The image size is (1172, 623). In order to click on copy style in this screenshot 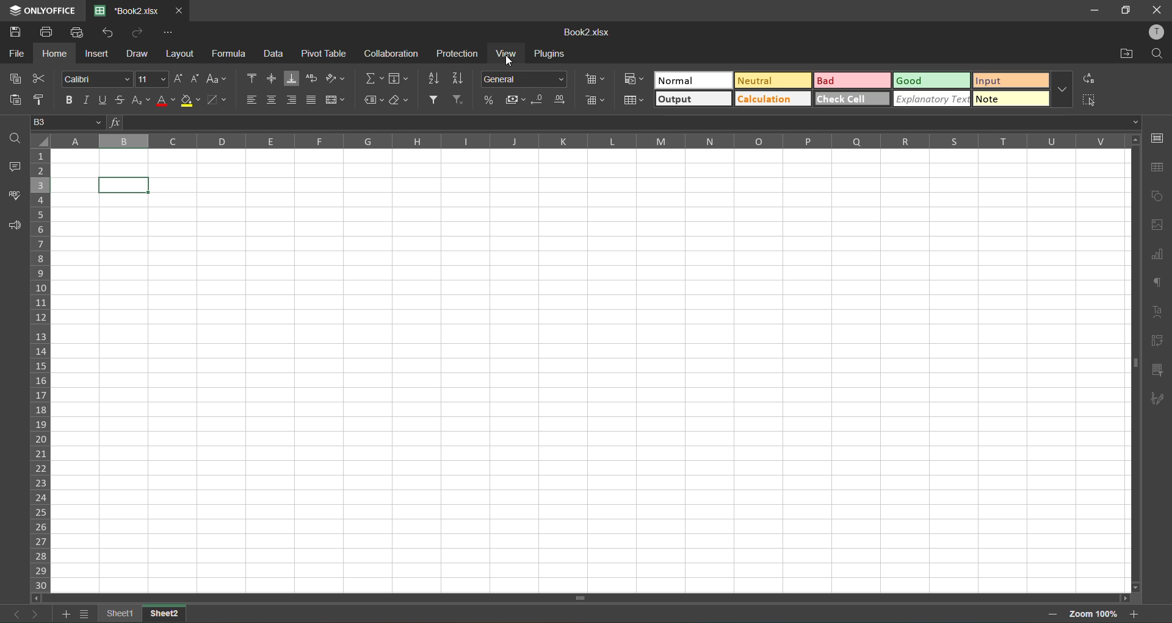, I will do `click(40, 100)`.